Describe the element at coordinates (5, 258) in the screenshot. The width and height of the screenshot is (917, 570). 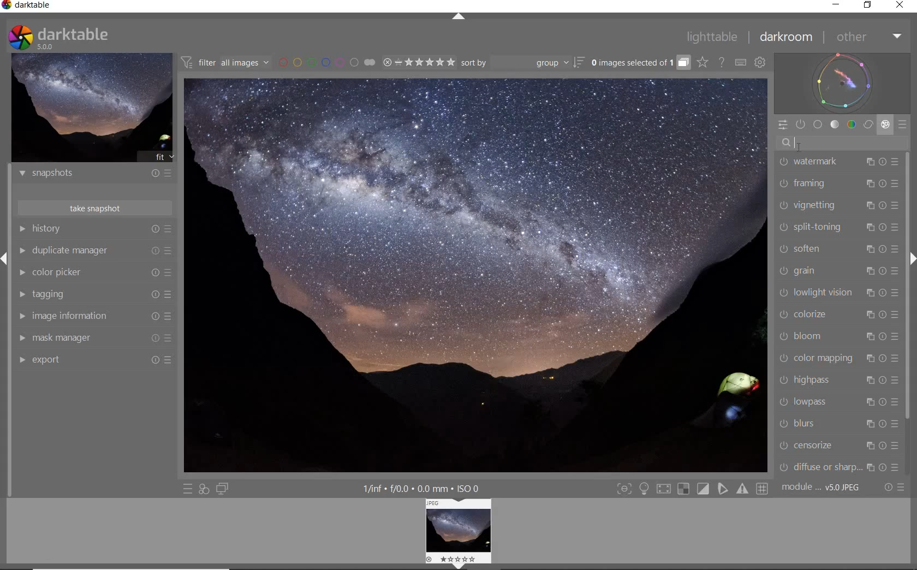
I see `EXPAND` at that location.